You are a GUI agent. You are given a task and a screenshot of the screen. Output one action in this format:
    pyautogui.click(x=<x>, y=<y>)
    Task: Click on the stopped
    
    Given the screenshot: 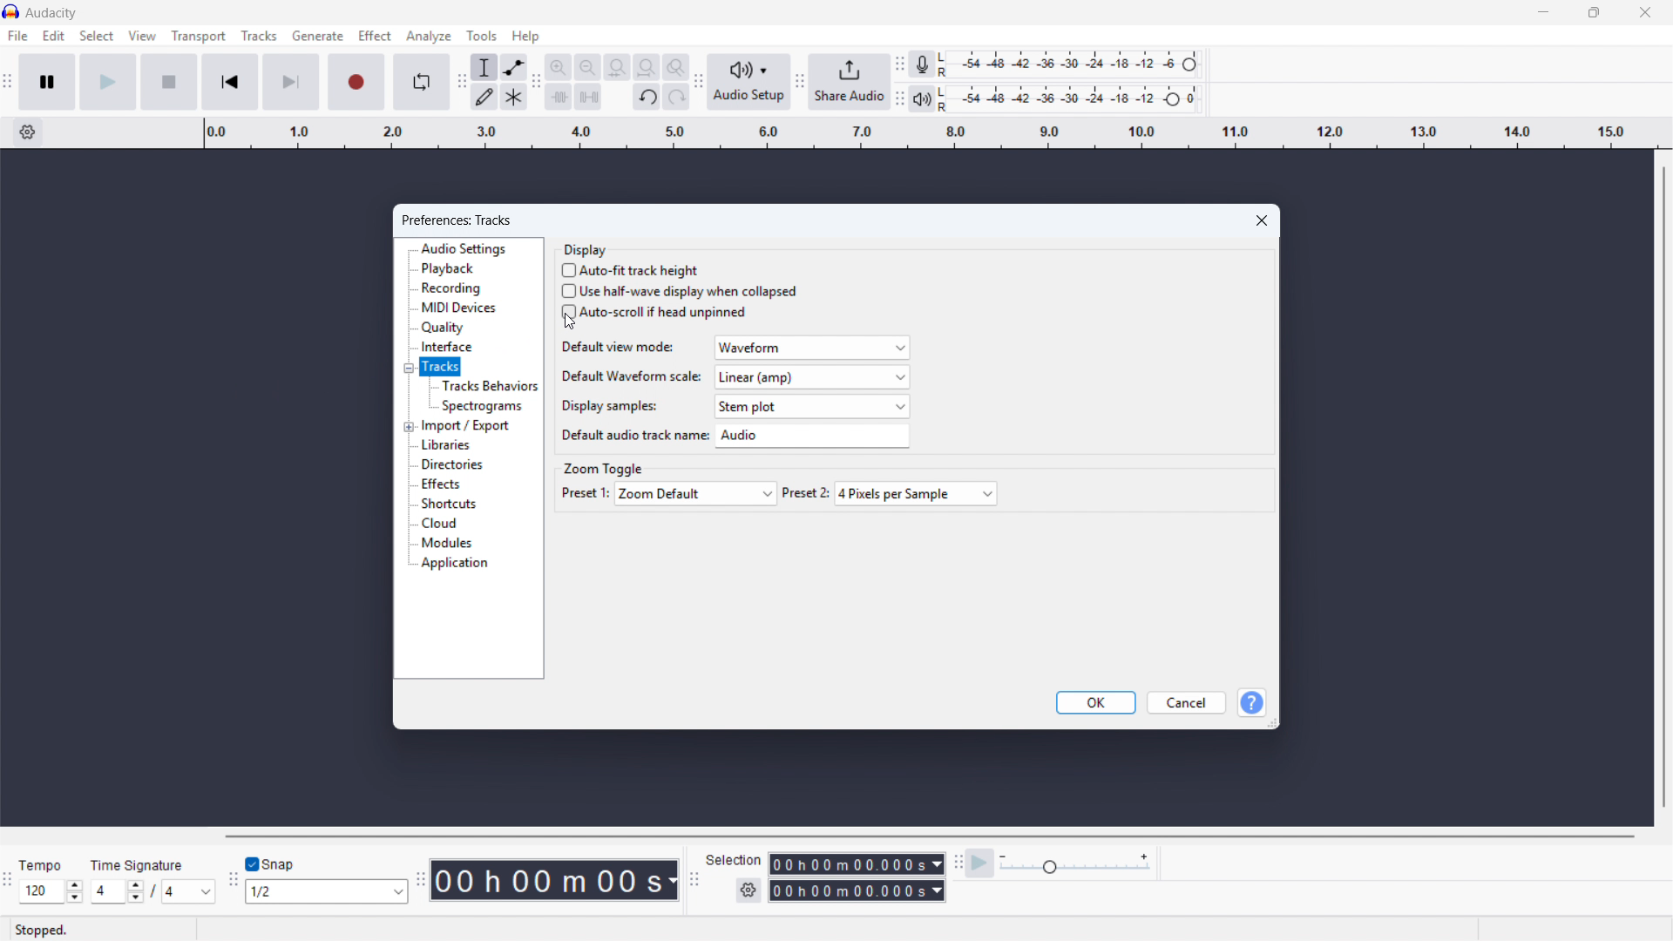 What is the action you would take?
    pyautogui.click(x=42, y=931)
    